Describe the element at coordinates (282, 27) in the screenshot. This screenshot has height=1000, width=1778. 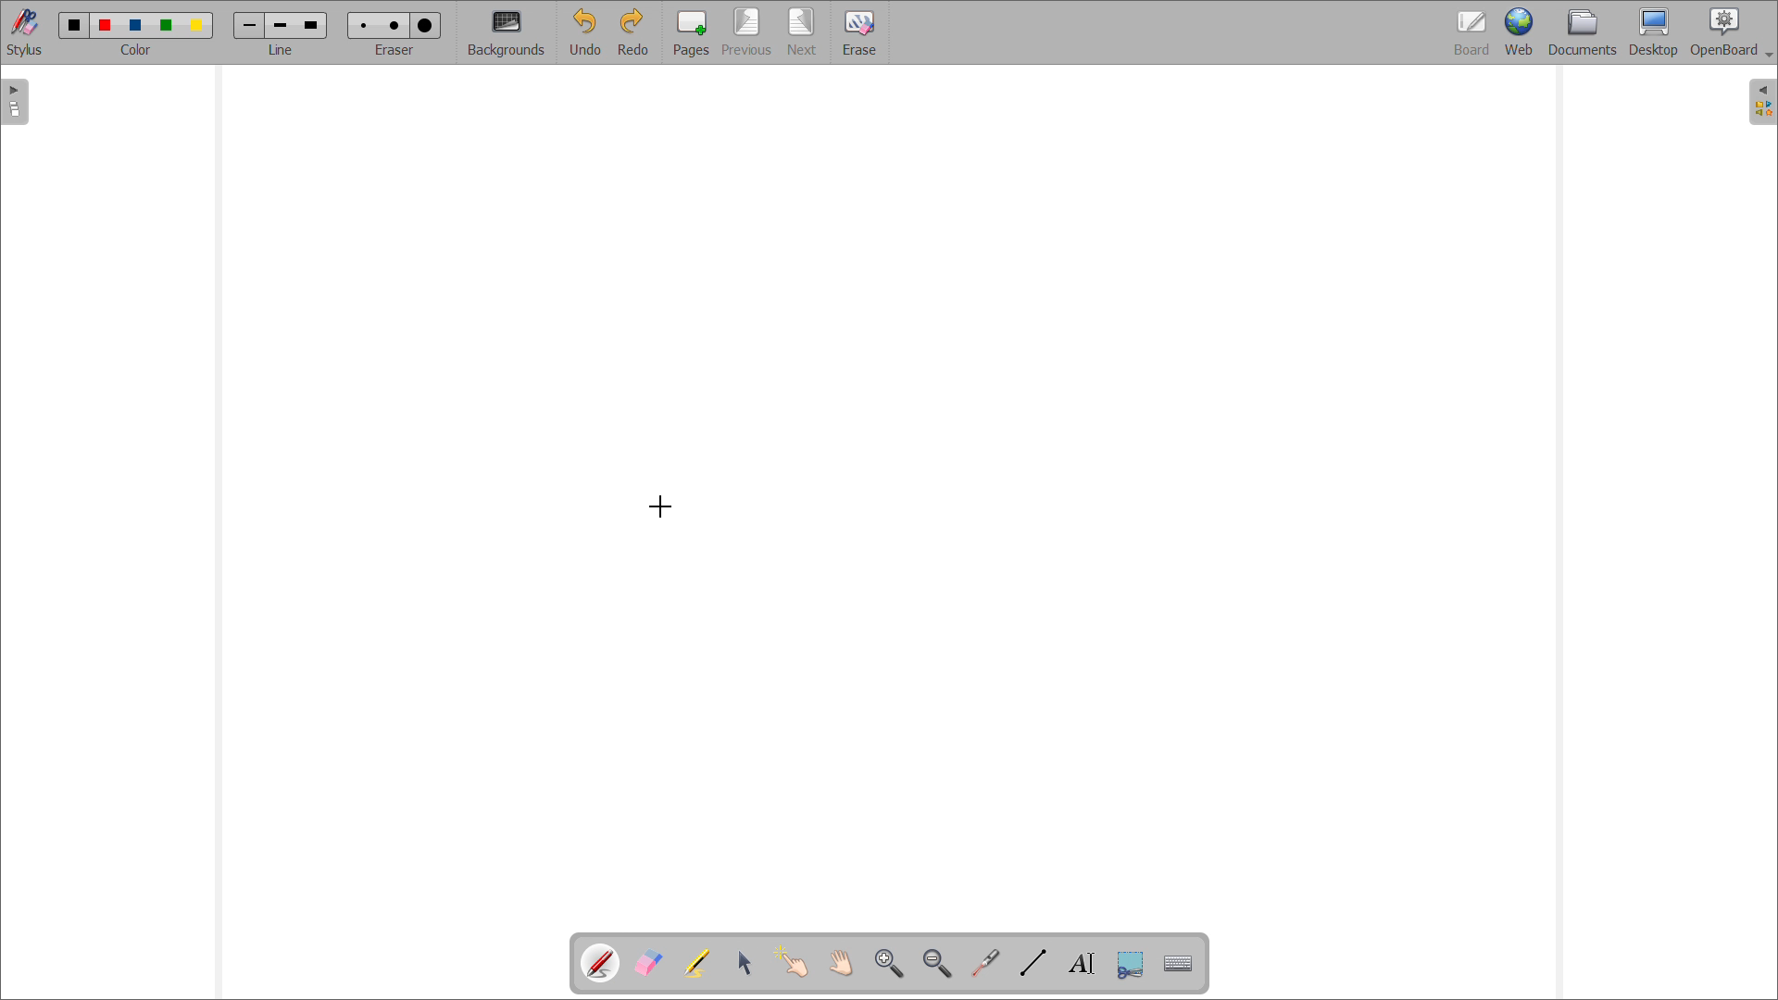
I see `line width size` at that location.